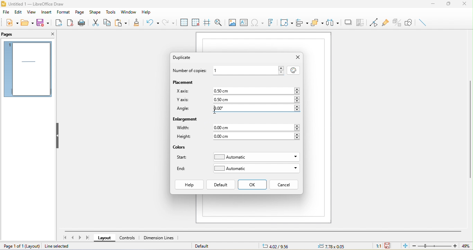 The width and height of the screenshot is (473, 250). I want to click on the document has not been modified since the last save, so click(389, 246).